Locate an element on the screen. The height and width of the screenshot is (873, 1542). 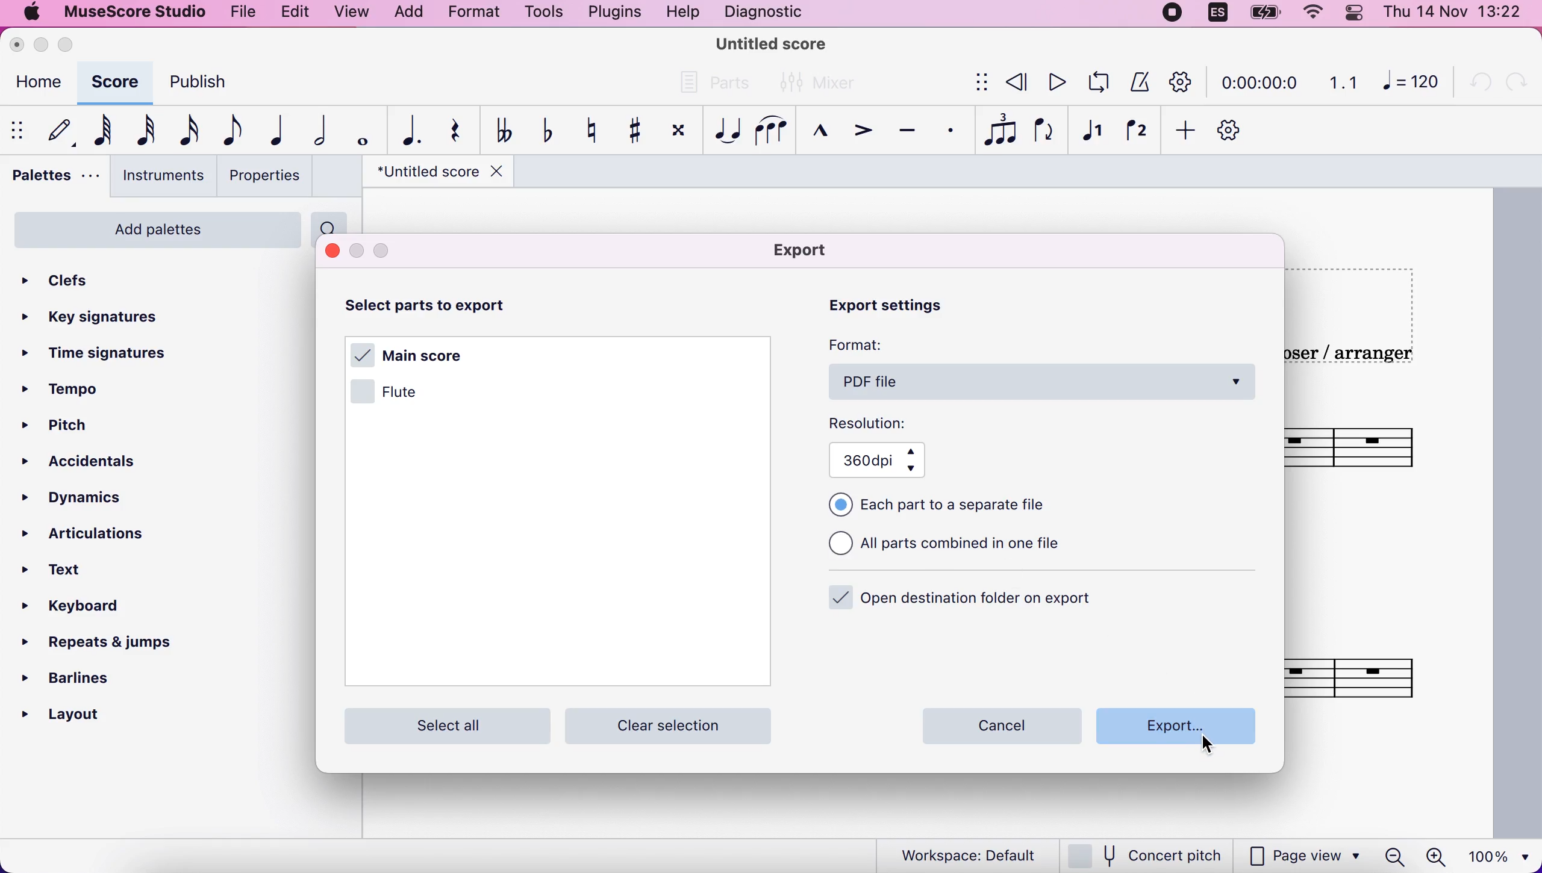
100% is located at coordinates (1502, 855).